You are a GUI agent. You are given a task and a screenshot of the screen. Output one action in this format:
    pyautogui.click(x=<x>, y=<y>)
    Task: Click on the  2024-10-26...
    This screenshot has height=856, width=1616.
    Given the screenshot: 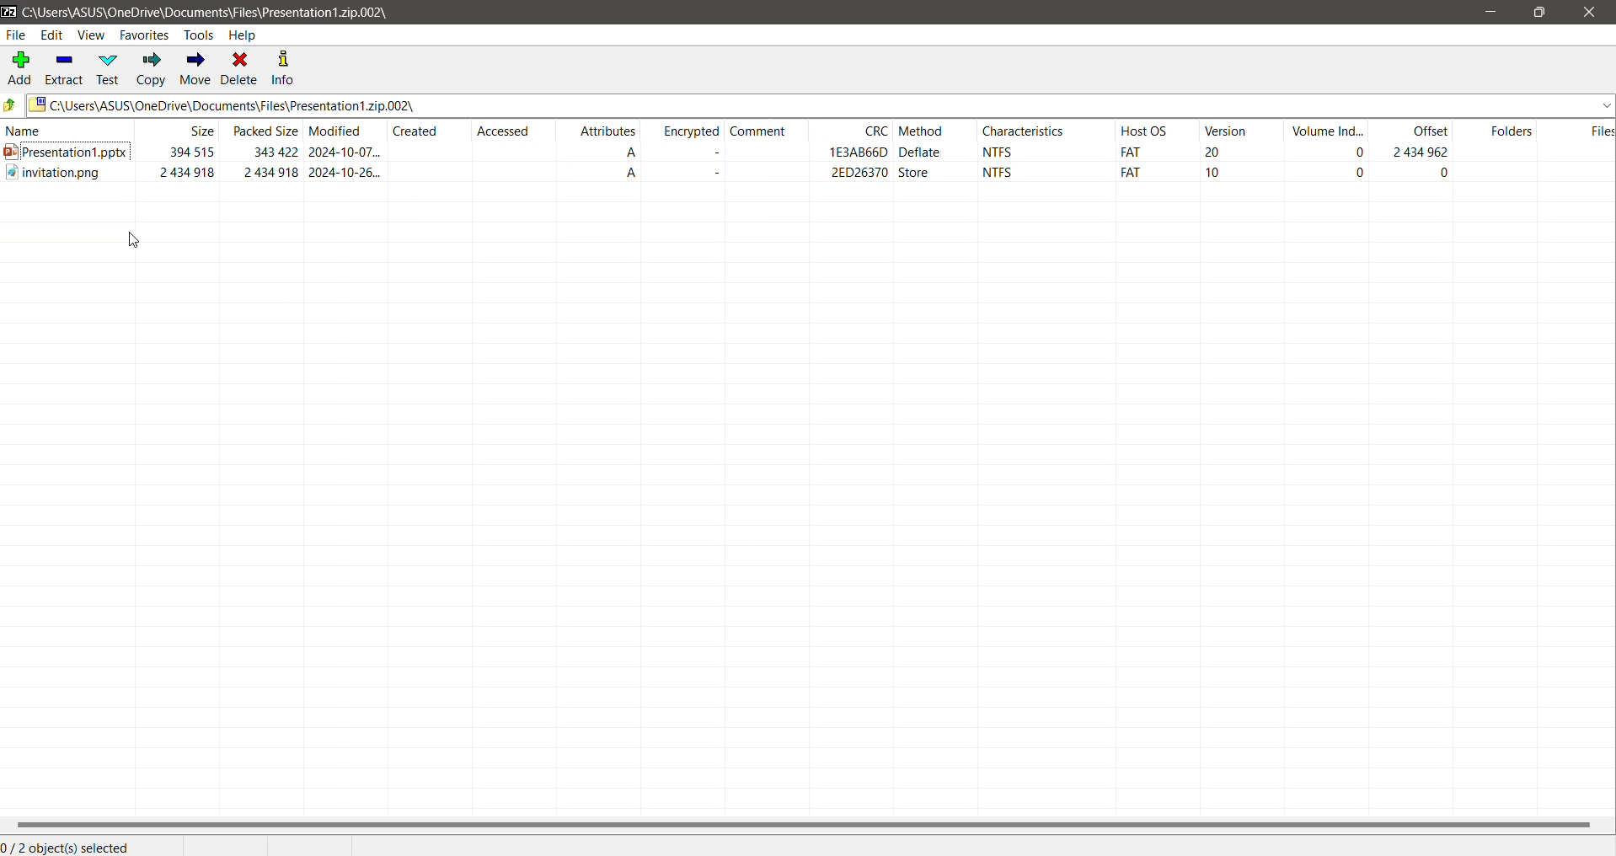 What is the action you would take?
    pyautogui.click(x=350, y=173)
    